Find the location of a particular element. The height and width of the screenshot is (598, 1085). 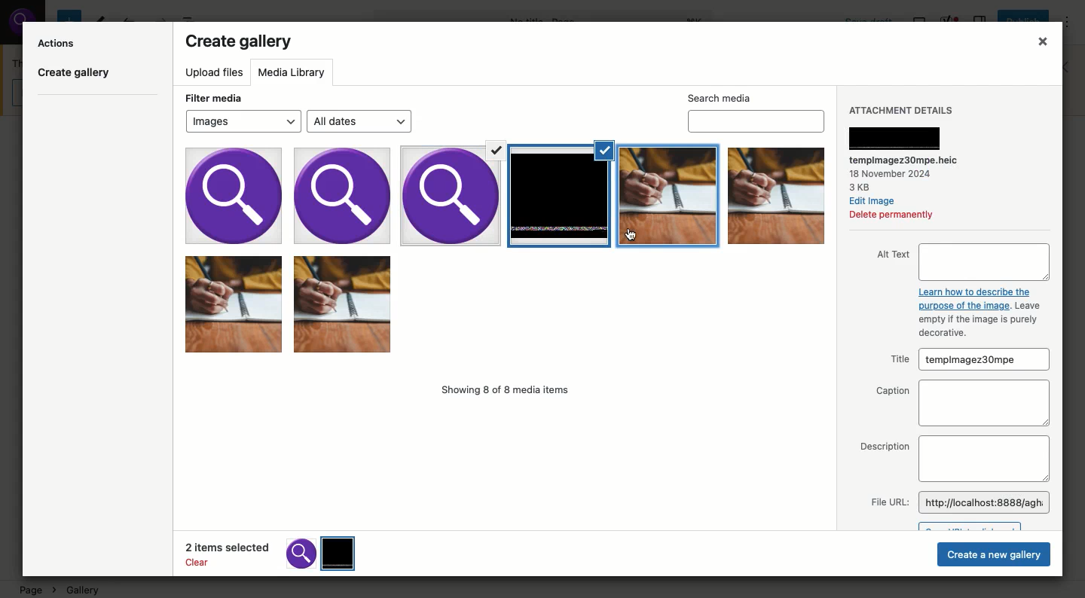

Filter media  is located at coordinates (212, 96).